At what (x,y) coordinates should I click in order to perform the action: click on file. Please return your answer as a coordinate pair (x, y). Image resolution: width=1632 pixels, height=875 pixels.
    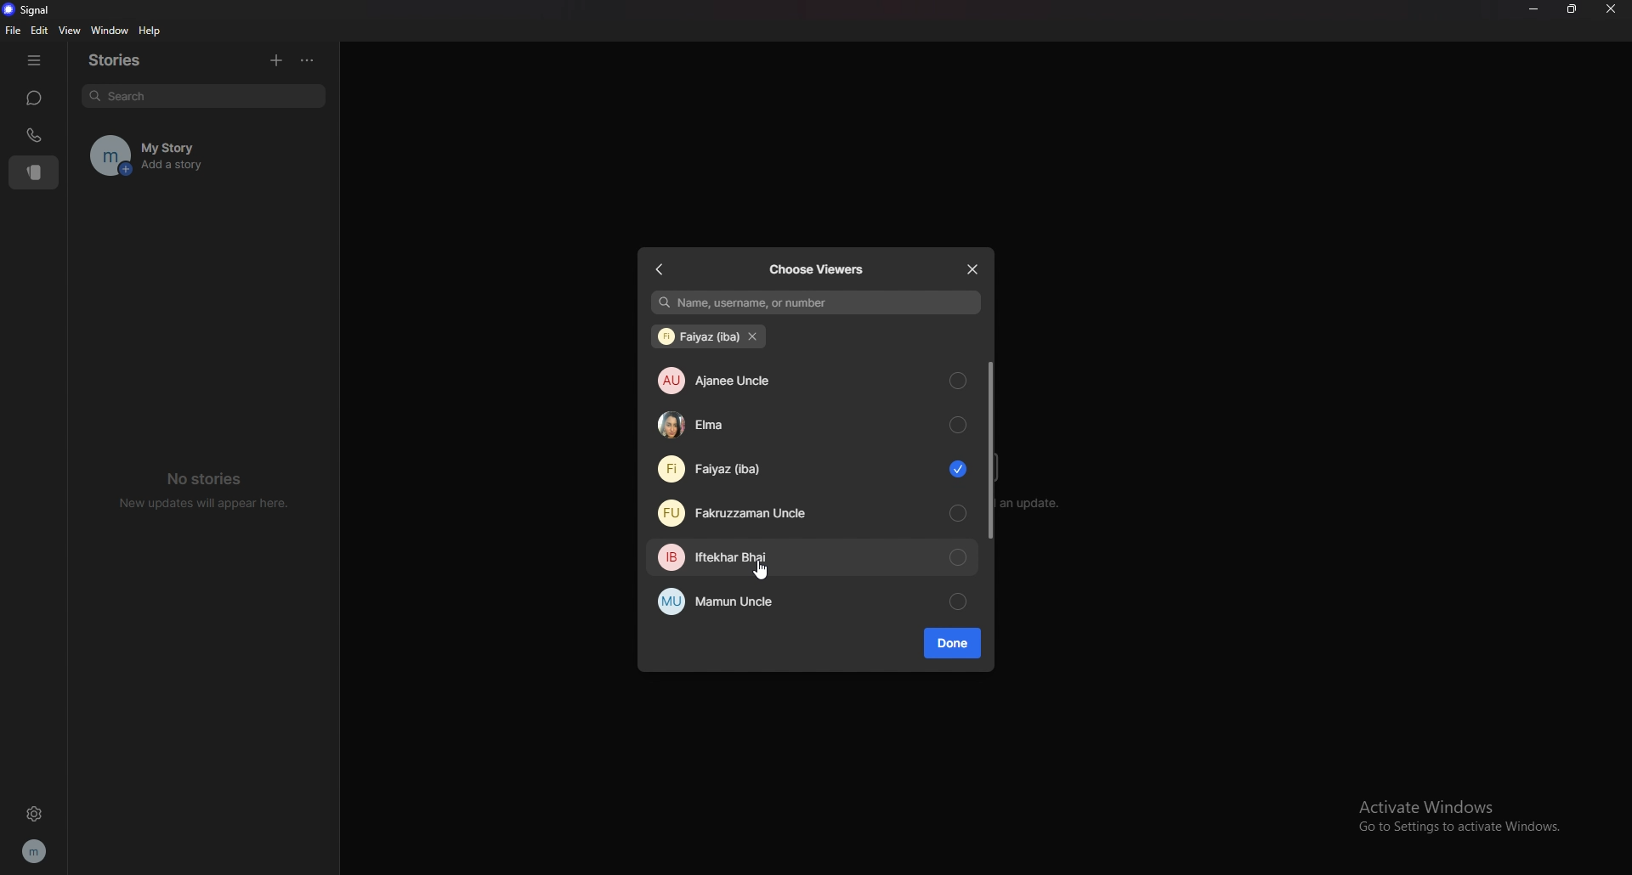
    Looking at the image, I should click on (13, 31).